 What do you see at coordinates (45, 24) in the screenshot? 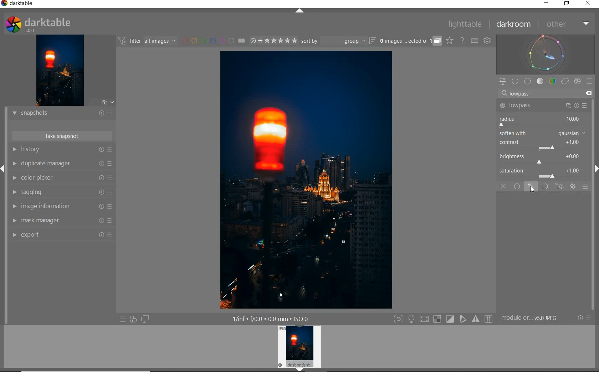
I see `SYSTEM LOG` at bounding box center [45, 24].